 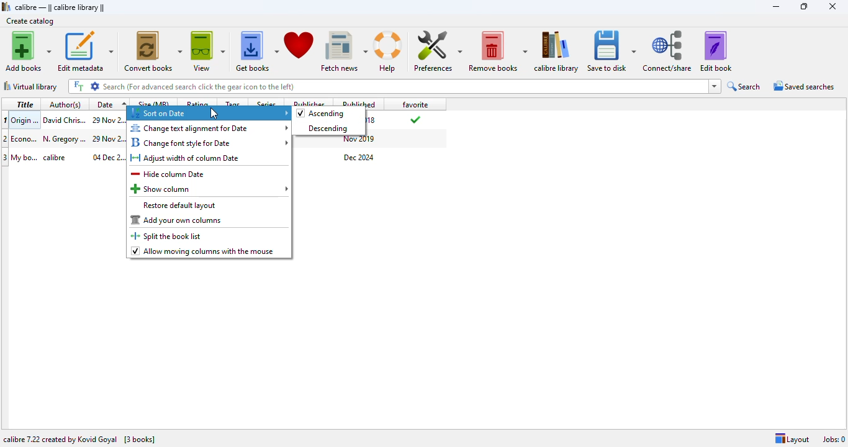 I want to click on FT, so click(x=78, y=86).